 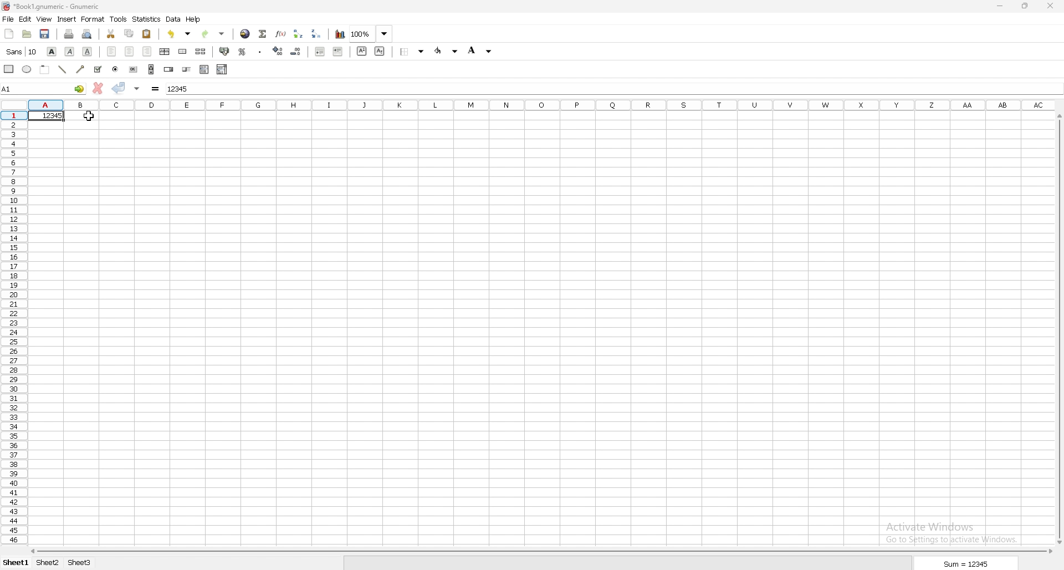 What do you see at coordinates (119, 19) in the screenshot?
I see `tools` at bounding box center [119, 19].